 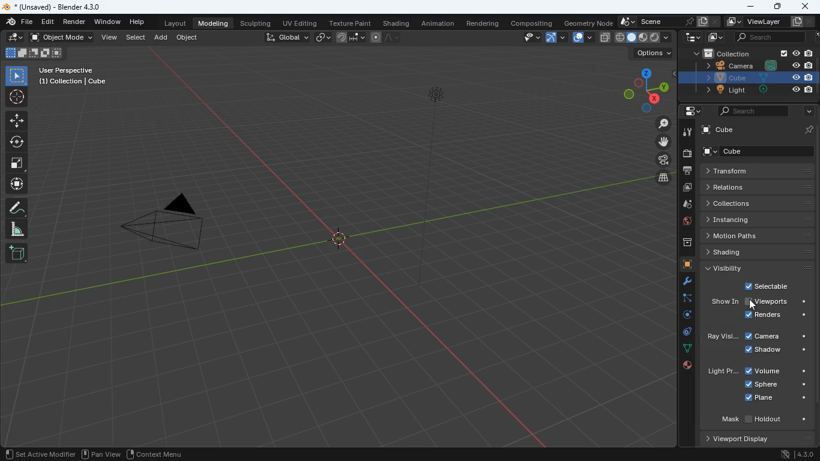 What do you see at coordinates (155, 453) in the screenshot?
I see `context menu` at bounding box center [155, 453].